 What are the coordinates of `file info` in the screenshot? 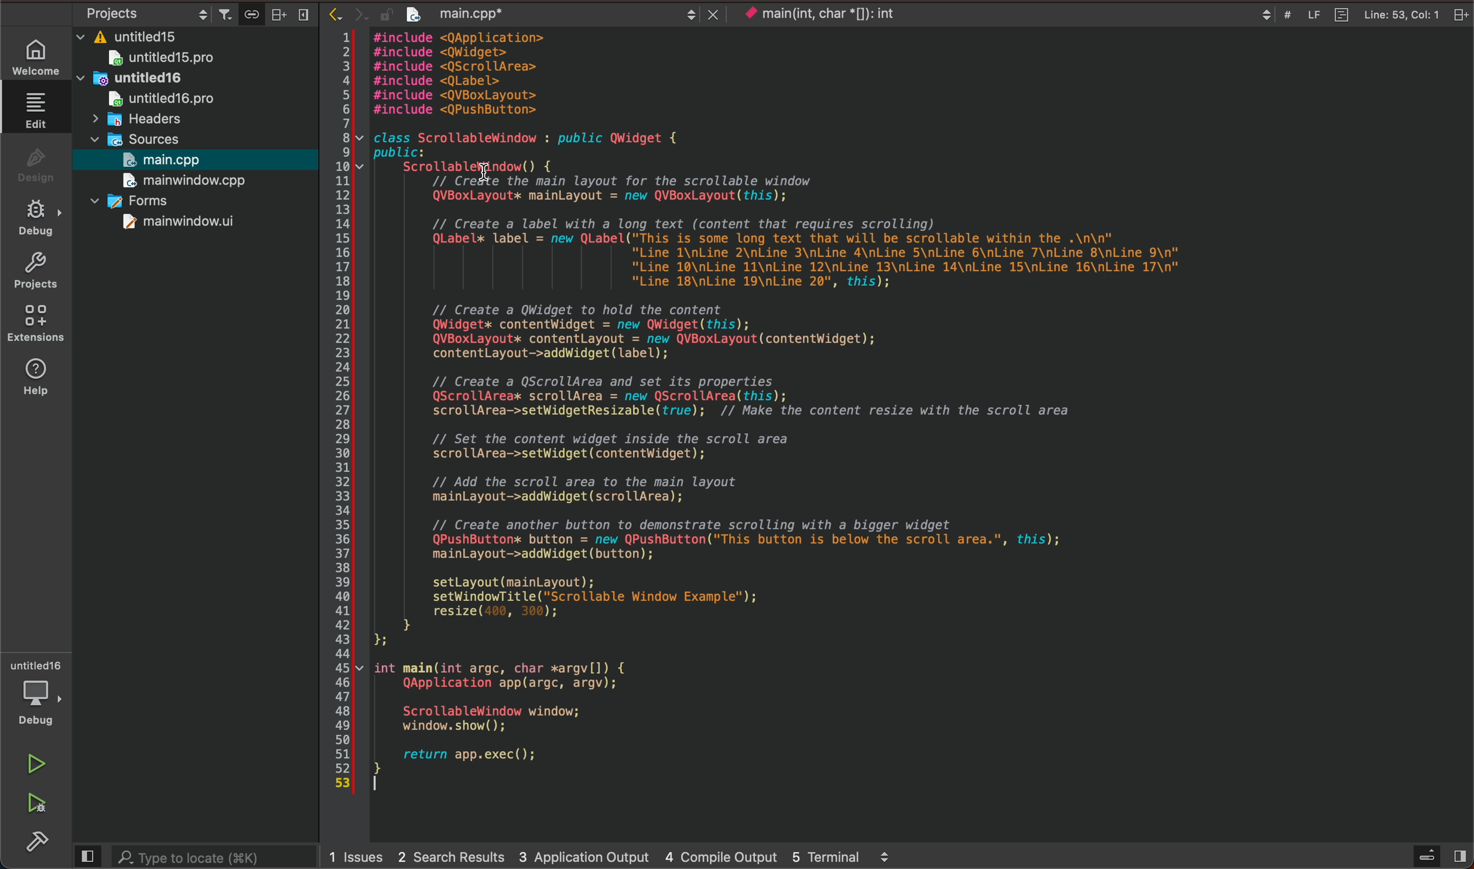 It's located at (1360, 15).